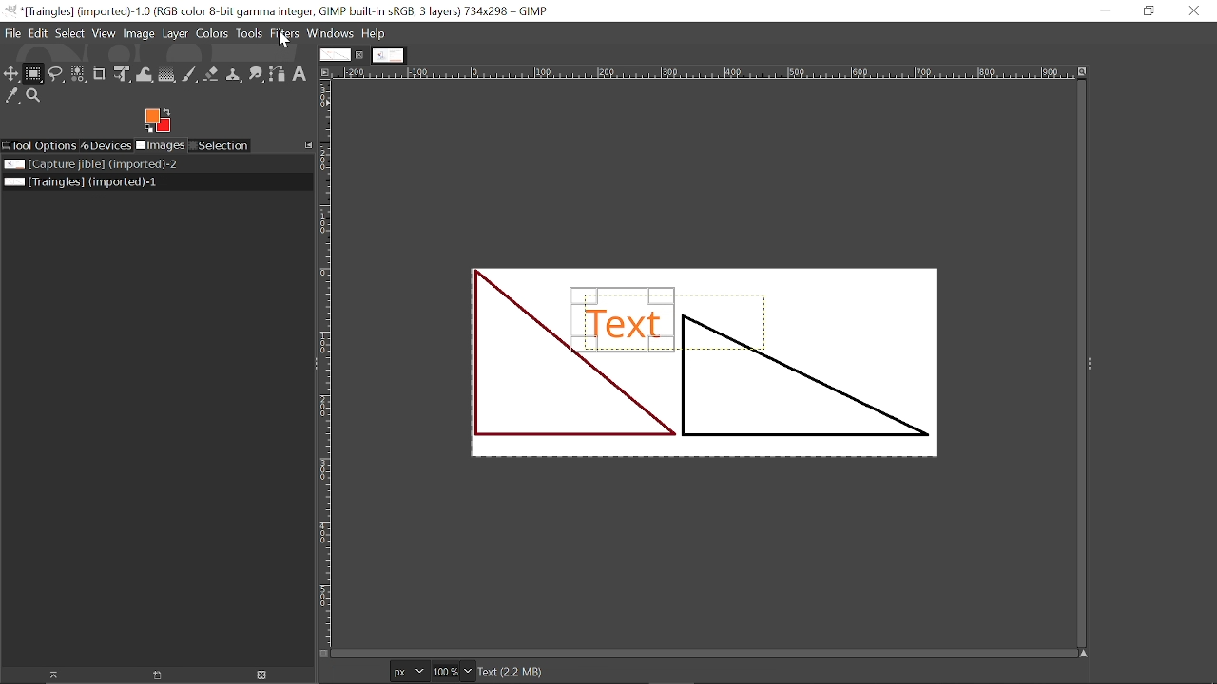 This screenshot has width=1217, height=684. What do you see at coordinates (1192, 13) in the screenshot?
I see `Close` at bounding box center [1192, 13].